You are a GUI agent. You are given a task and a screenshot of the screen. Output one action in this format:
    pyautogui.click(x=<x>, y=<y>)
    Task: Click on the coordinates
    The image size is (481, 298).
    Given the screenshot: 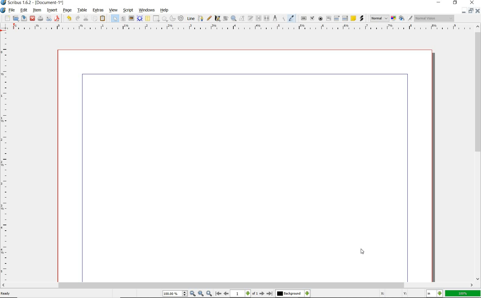 What is the action you would take?
    pyautogui.click(x=398, y=295)
    